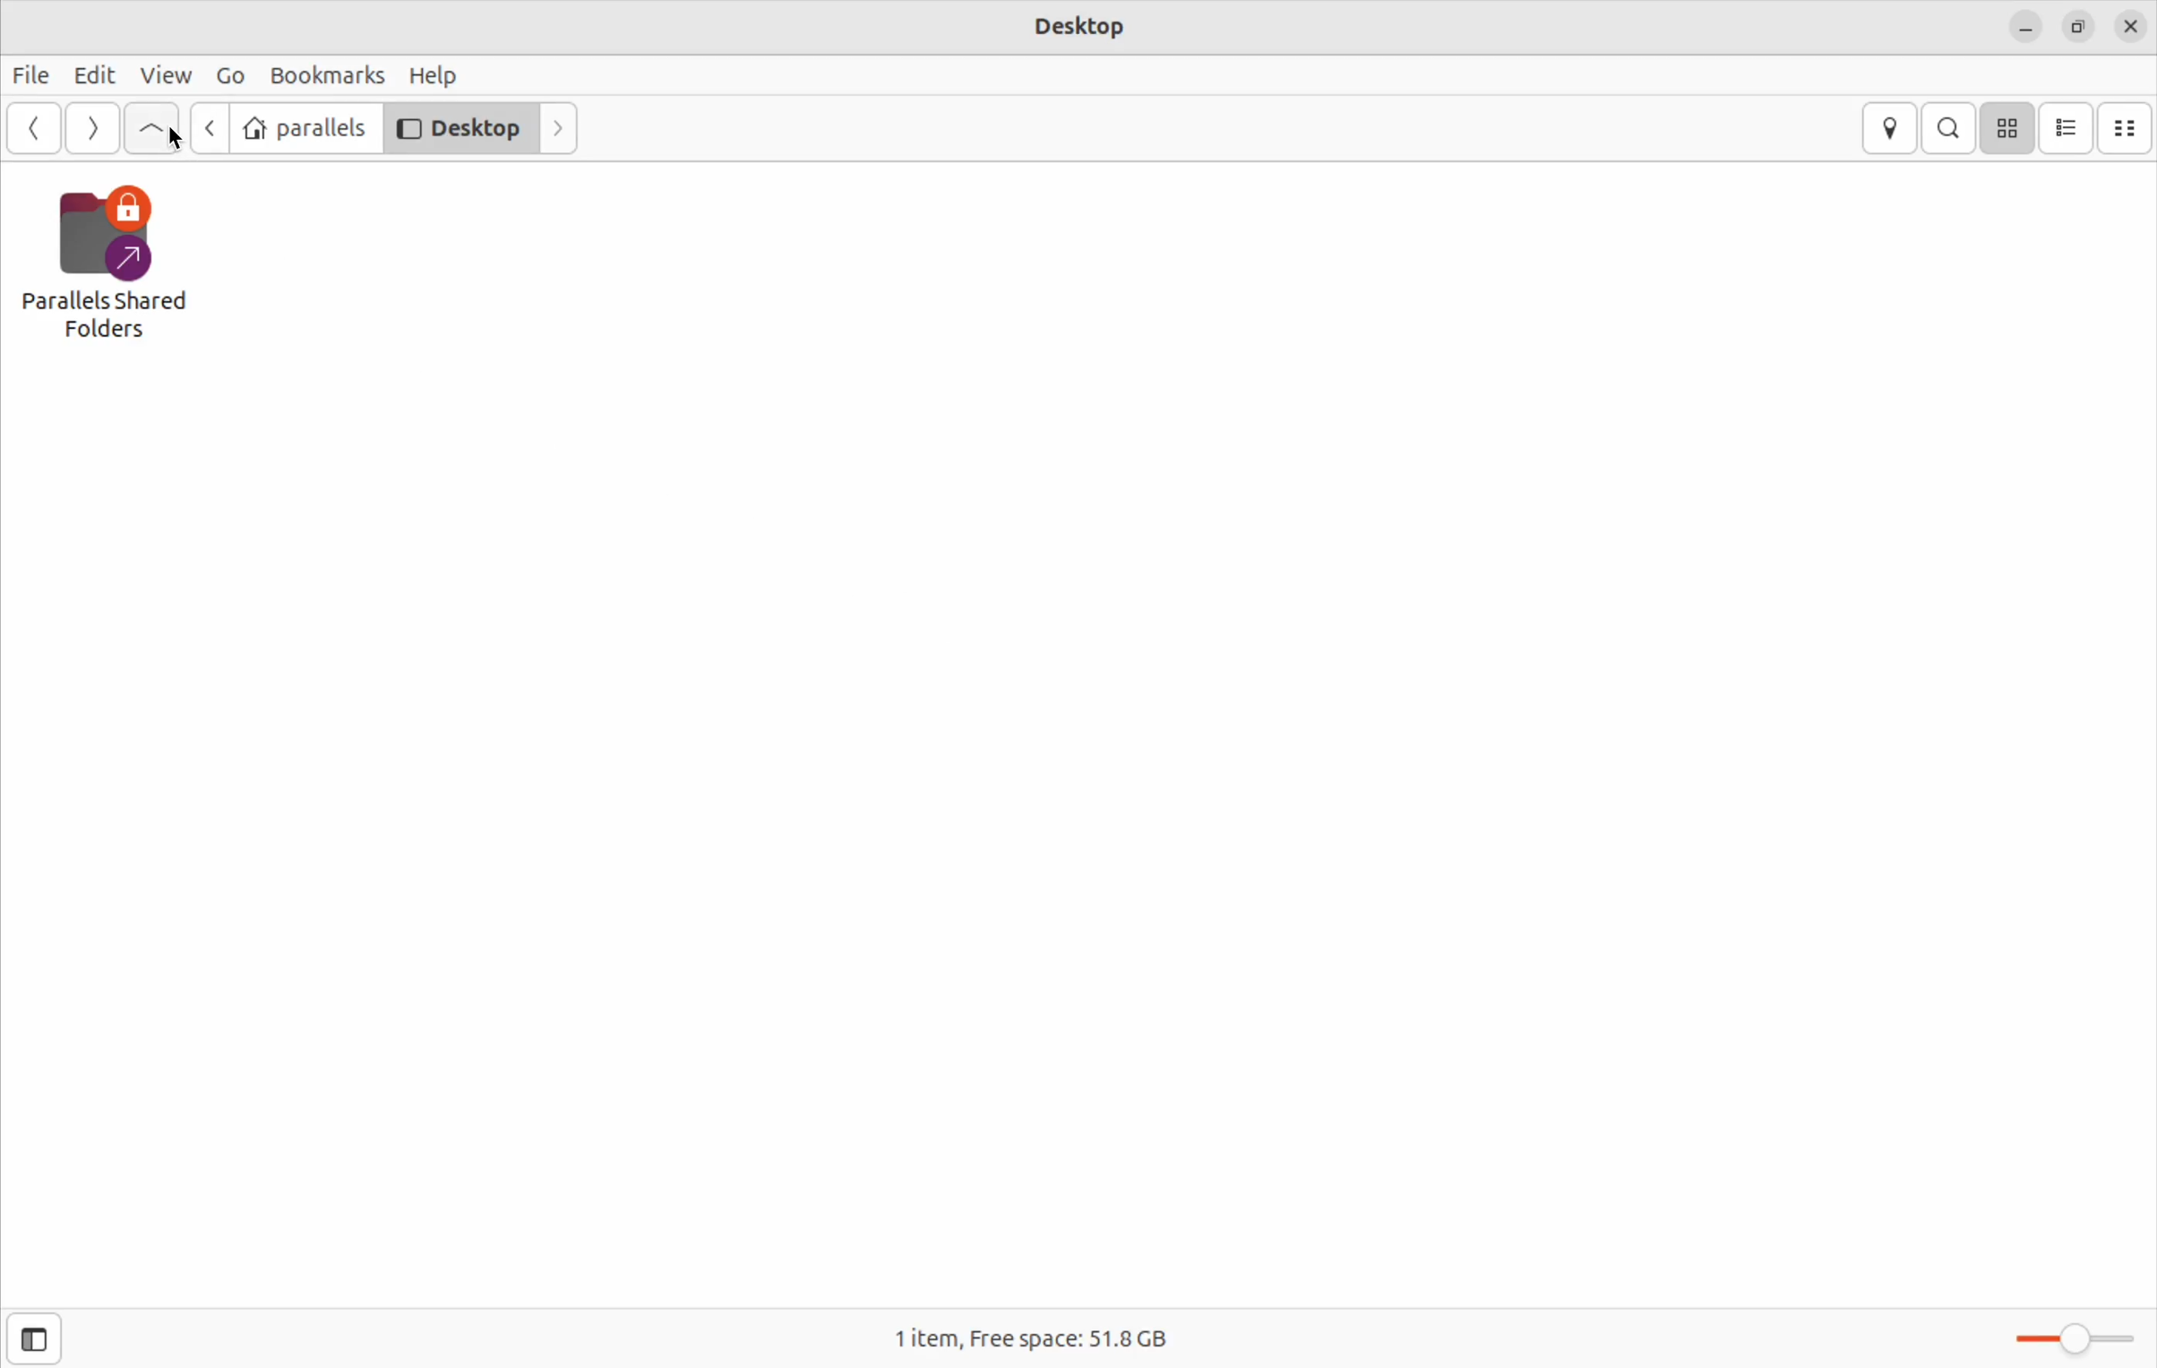  What do you see at coordinates (563, 127) in the screenshot?
I see `Go next` at bounding box center [563, 127].